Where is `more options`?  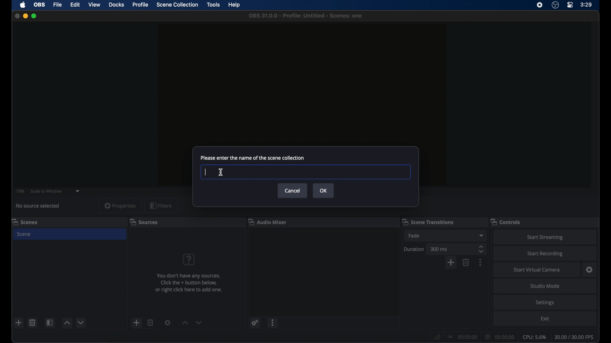 more options is located at coordinates (273, 322).